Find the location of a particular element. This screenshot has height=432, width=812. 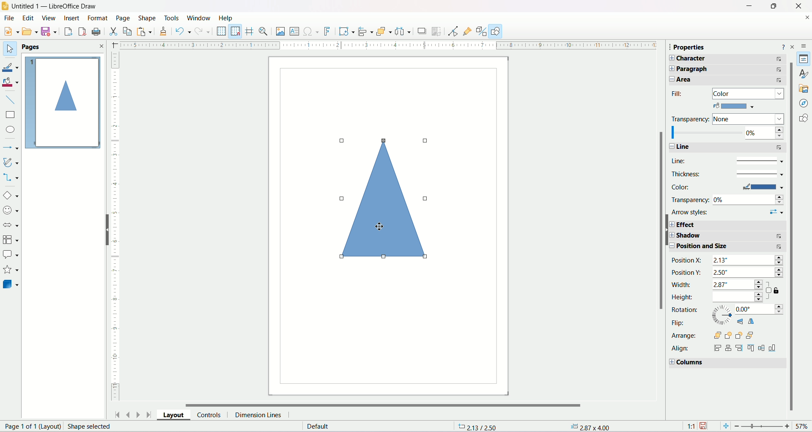

Insert special characters is located at coordinates (311, 31).